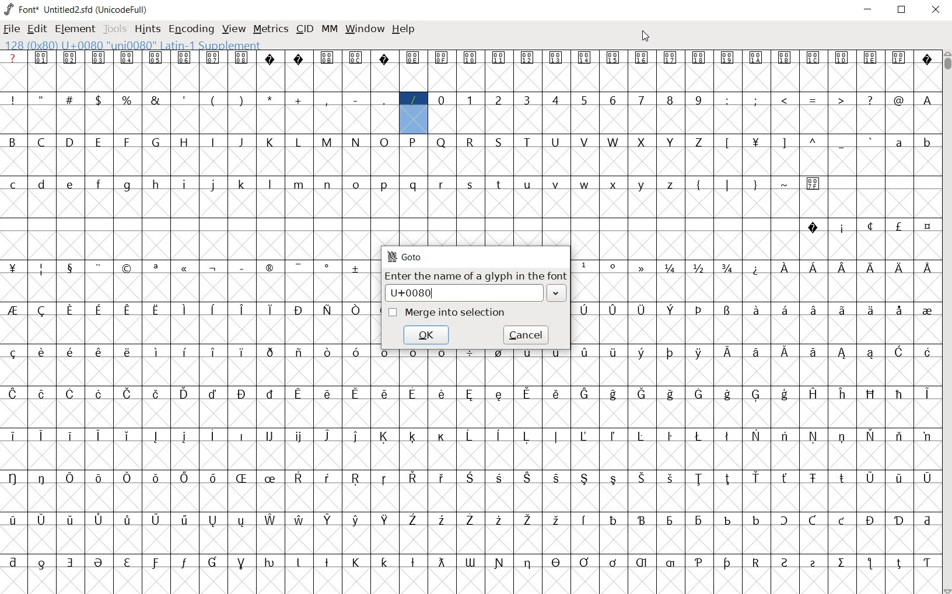 The height and width of the screenshot is (594, 952). What do you see at coordinates (814, 141) in the screenshot?
I see `glyph` at bounding box center [814, 141].